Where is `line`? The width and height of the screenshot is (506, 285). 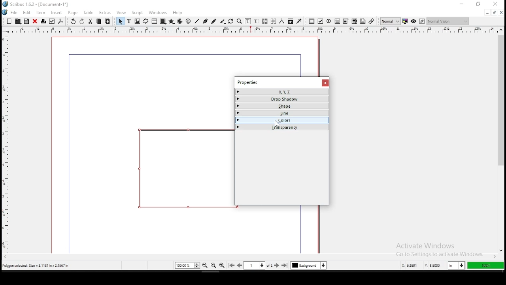 line is located at coordinates (197, 21).